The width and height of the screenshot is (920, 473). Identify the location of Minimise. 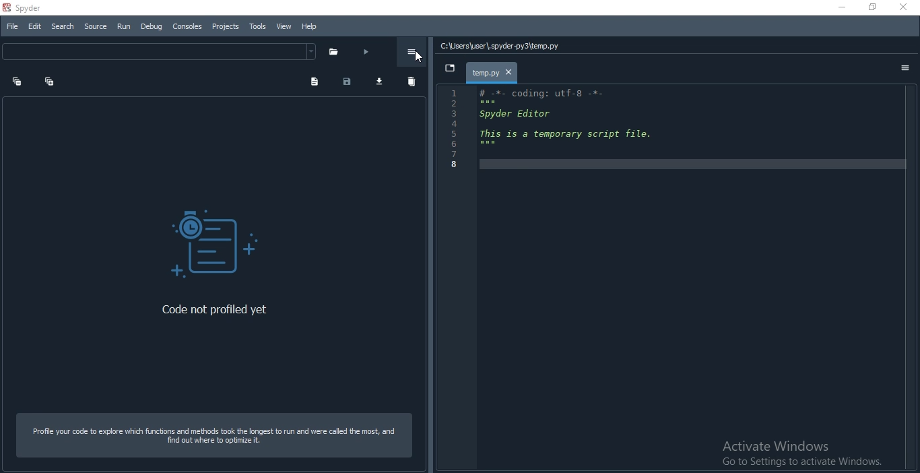
(836, 7).